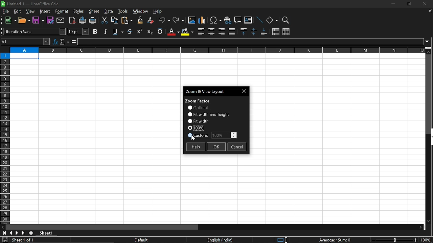 The image size is (433, 243). Describe the element at coordinates (187, 31) in the screenshot. I see `background color` at that location.